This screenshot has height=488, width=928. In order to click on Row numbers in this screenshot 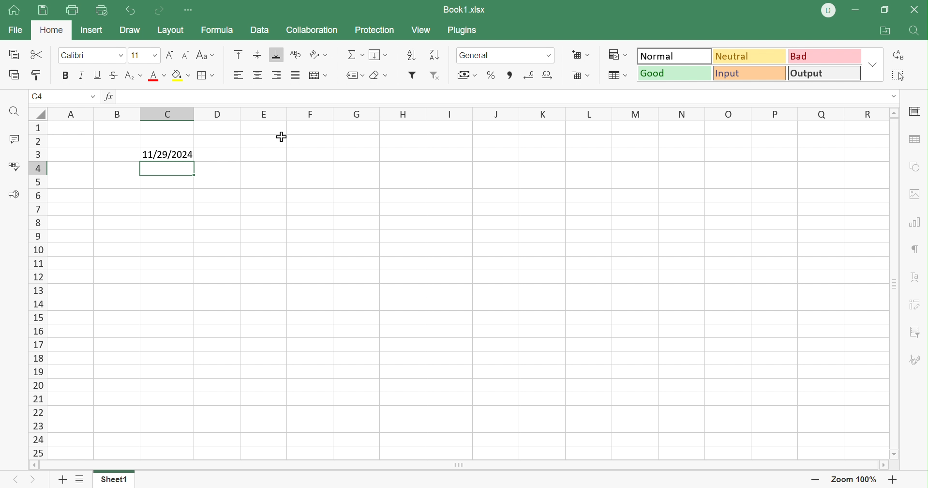, I will do `click(36, 290)`.